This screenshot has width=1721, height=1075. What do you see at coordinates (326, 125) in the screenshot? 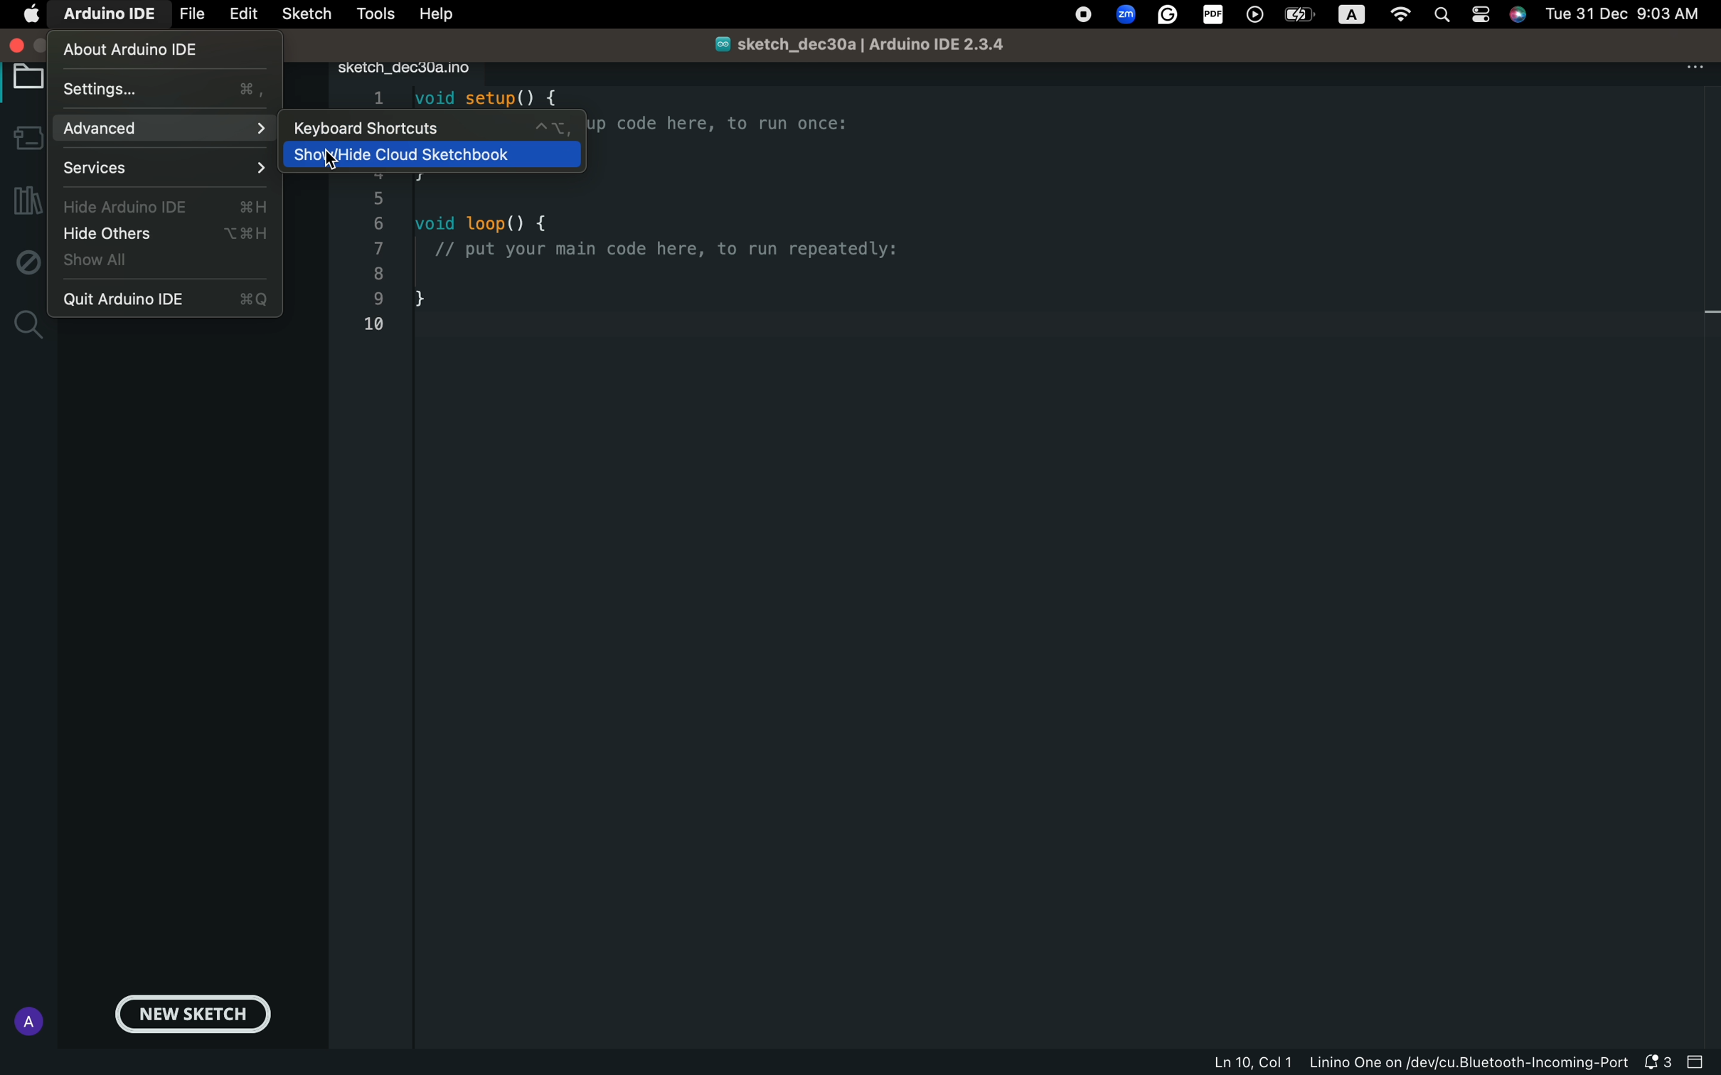
I see `keyboard shortcuts` at bounding box center [326, 125].